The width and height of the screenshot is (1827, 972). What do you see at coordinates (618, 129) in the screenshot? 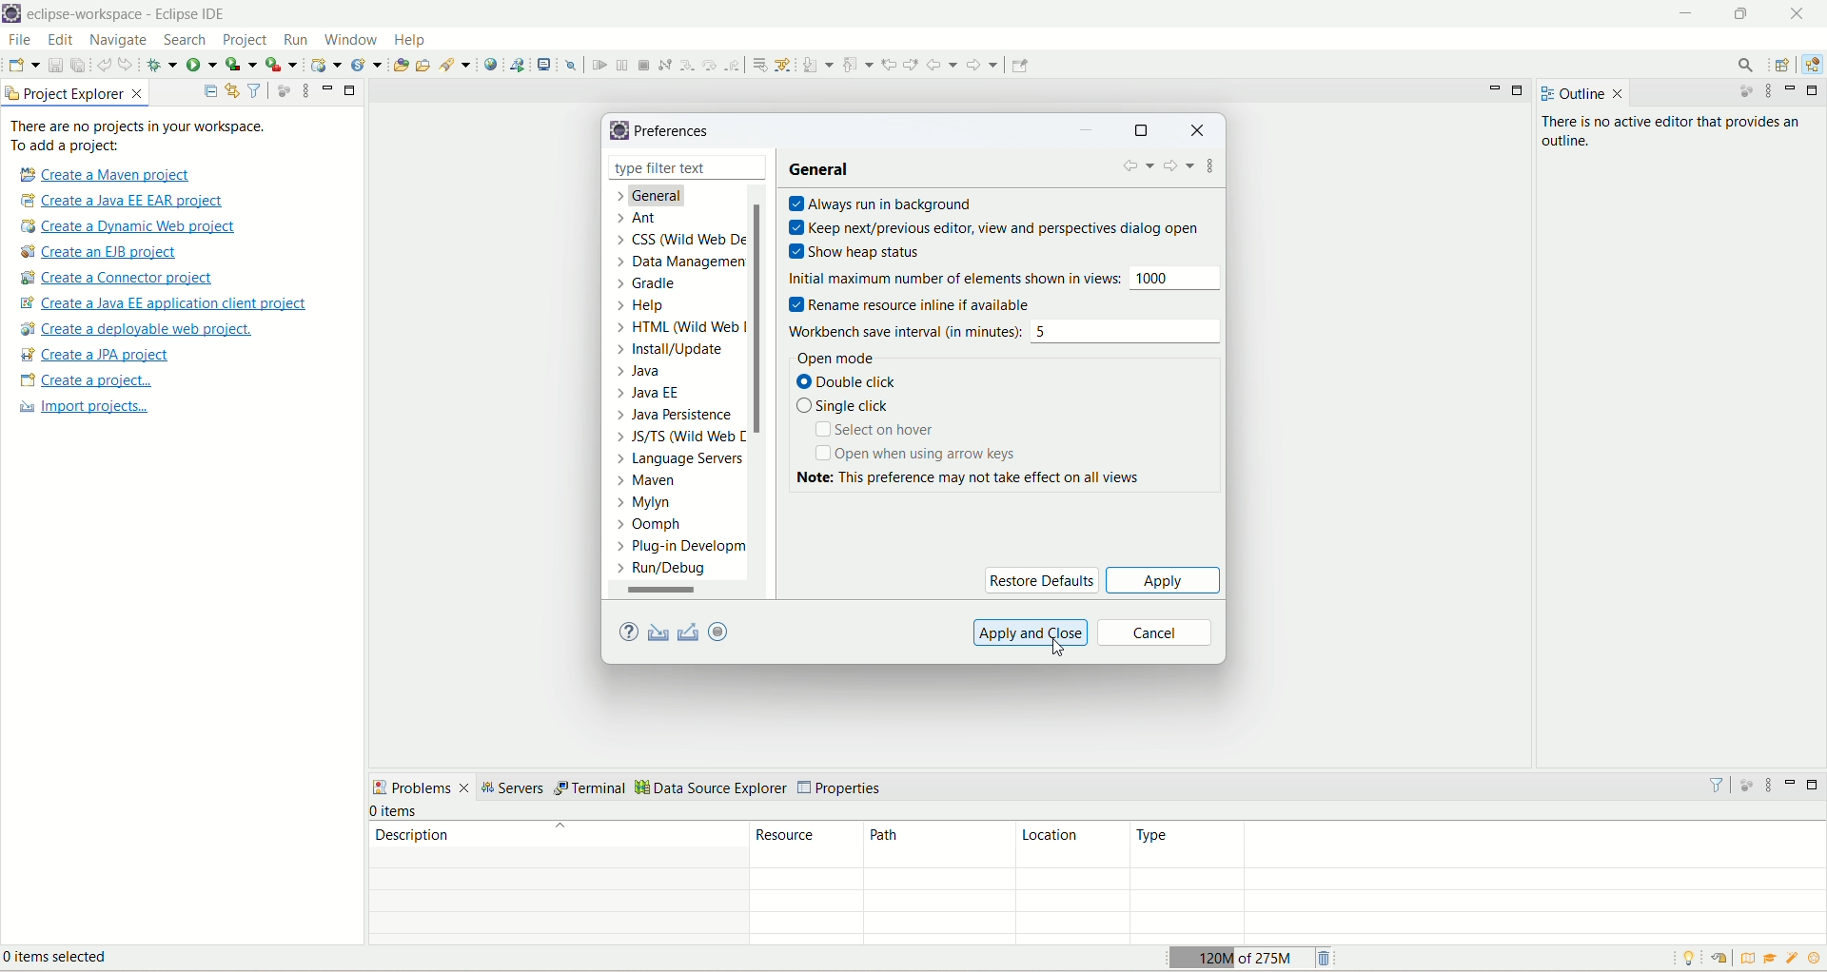
I see `logo` at bounding box center [618, 129].